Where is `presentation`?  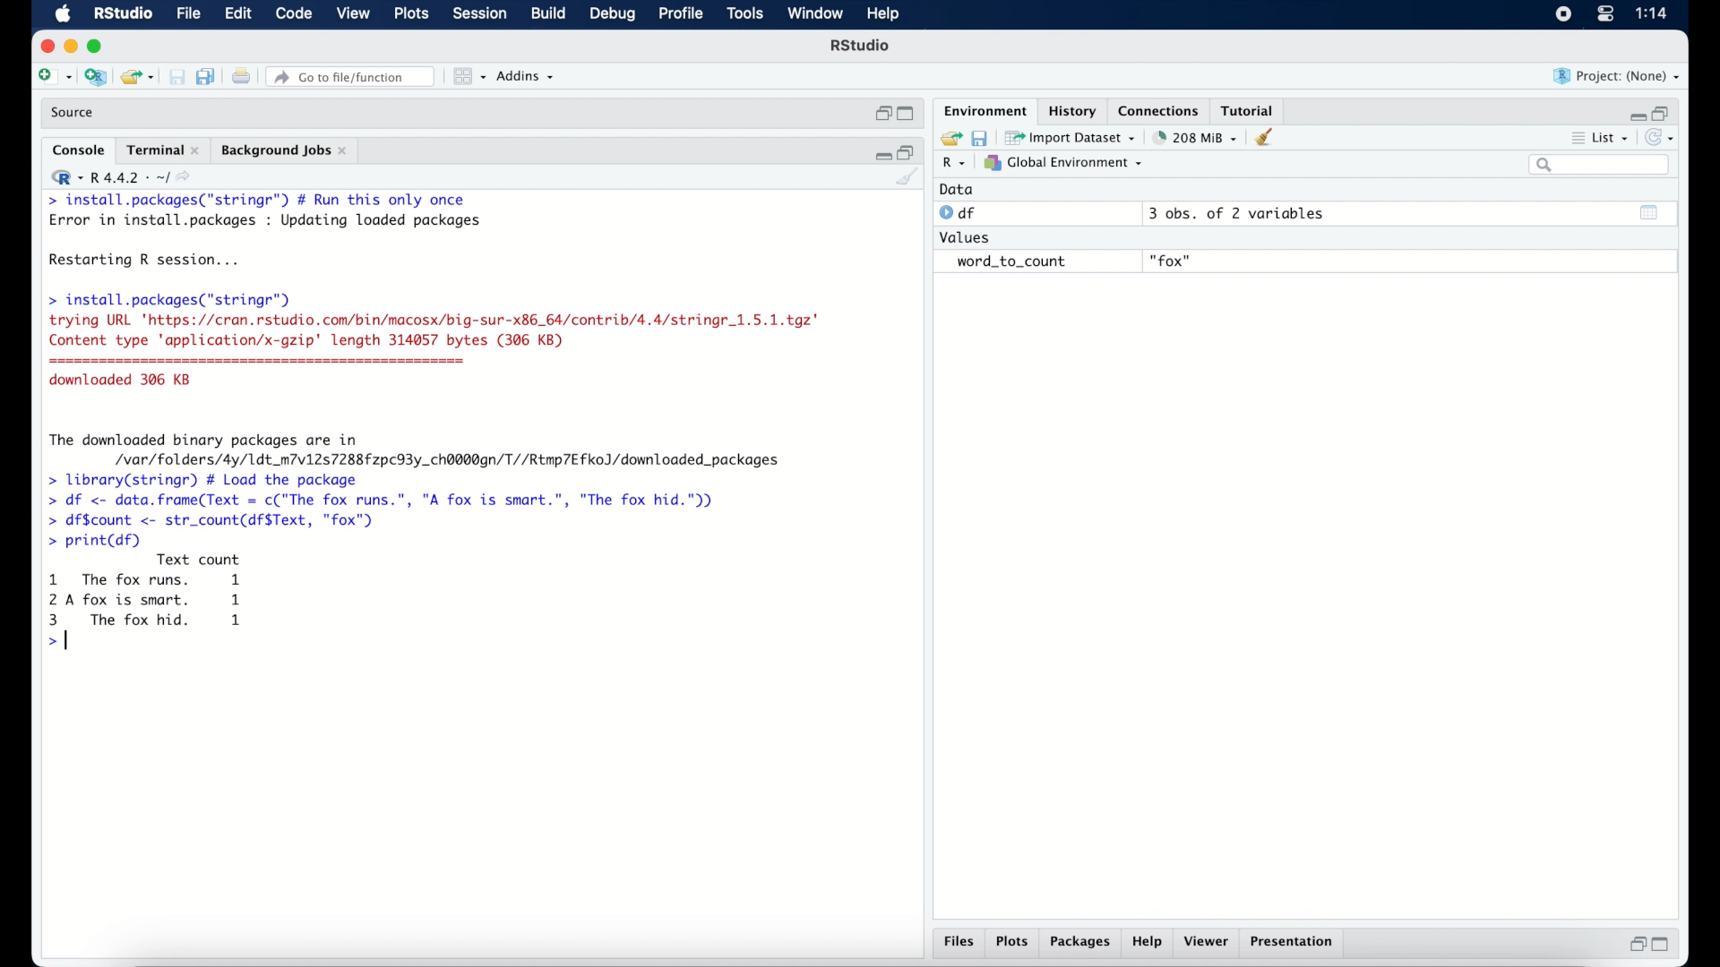 presentation is located at coordinates (1294, 944).